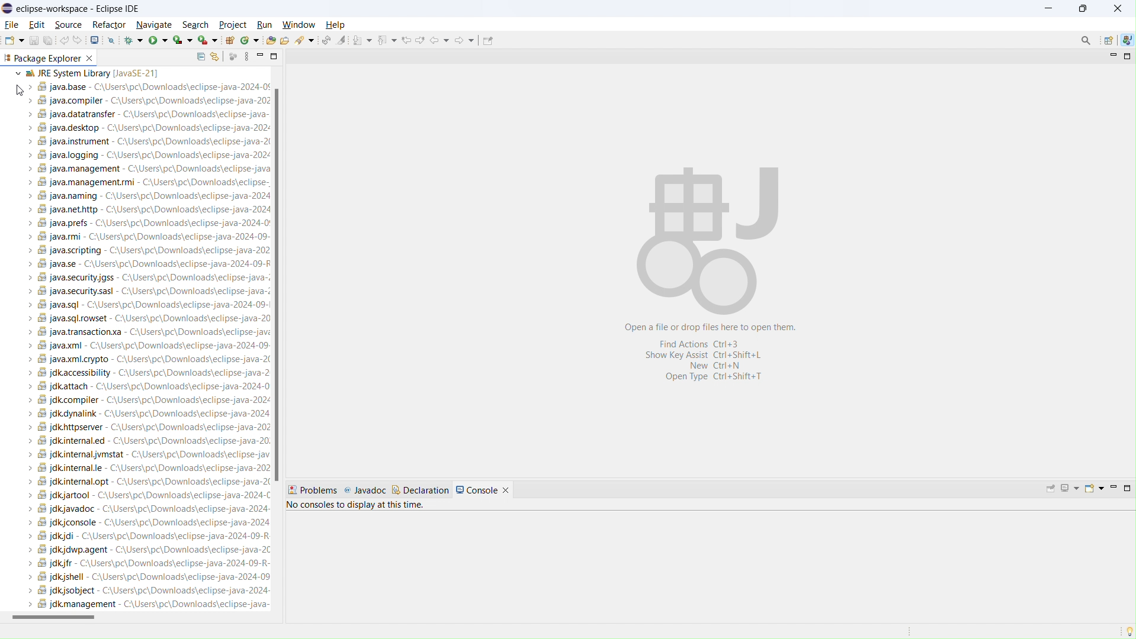 This screenshot has width=1136, height=639. Describe the element at coordinates (1127, 630) in the screenshot. I see `Tip of the day` at that location.